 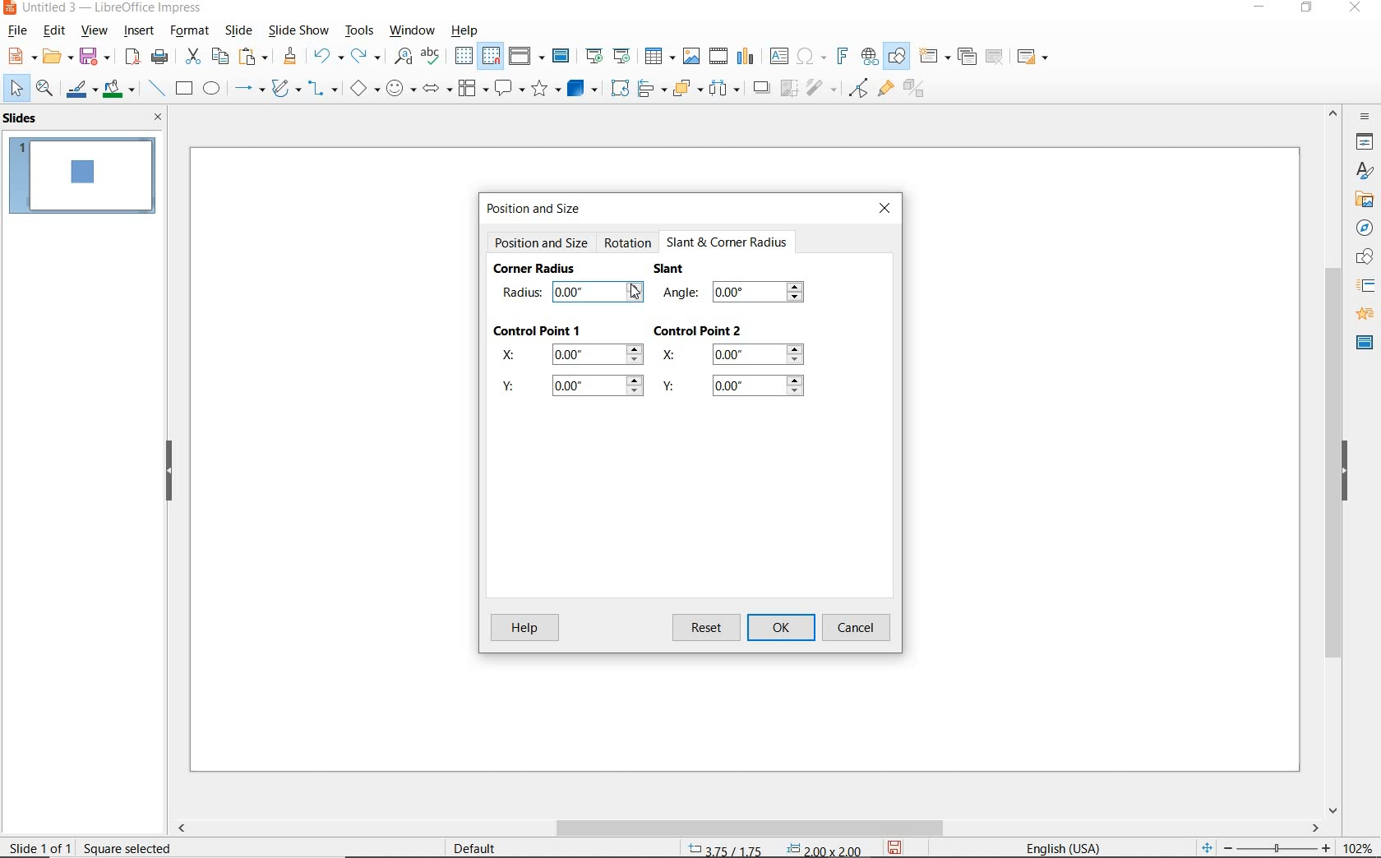 What do you see at coordinates (582, 87) in the screenshot?
I see `3d objects` at bounding box center [582, 87].